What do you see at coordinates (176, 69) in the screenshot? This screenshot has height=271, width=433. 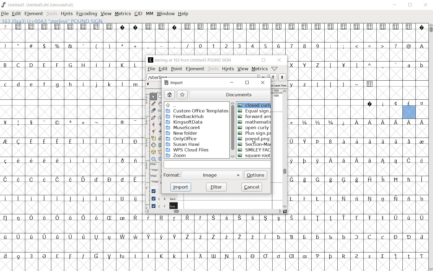 I see `point` at bounding box center [176, 69].